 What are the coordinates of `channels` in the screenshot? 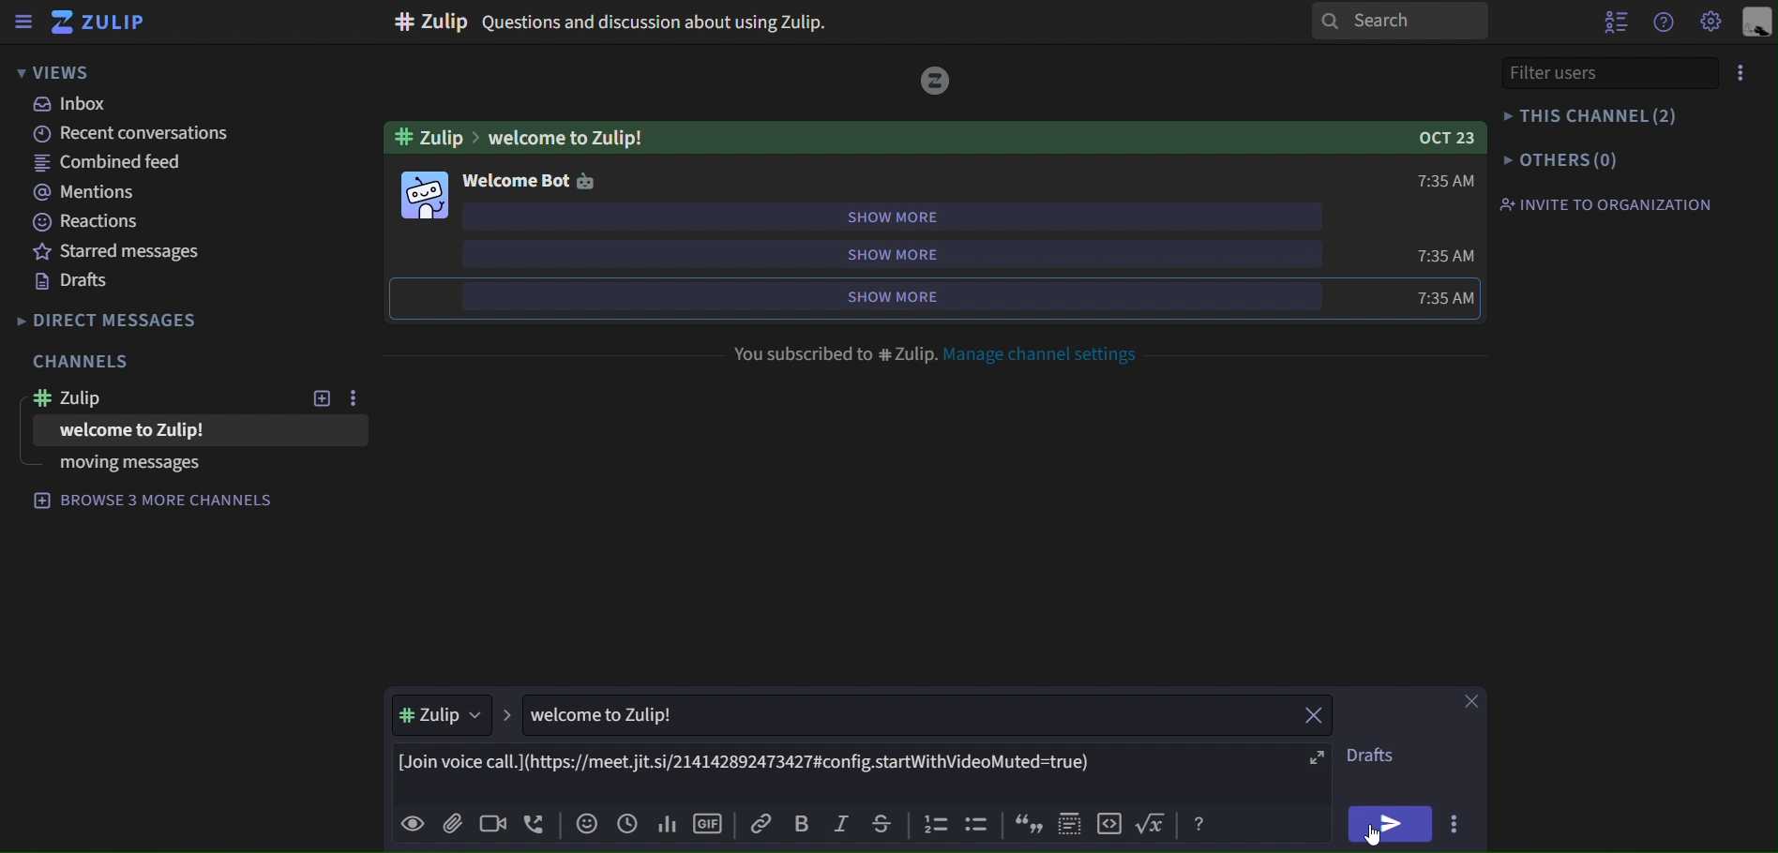 It's located at (86, 360).